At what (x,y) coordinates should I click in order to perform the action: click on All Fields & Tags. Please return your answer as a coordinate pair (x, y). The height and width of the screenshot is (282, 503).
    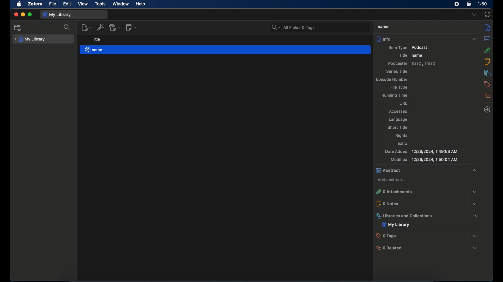
    Looking at the image, I should click on (319, 27).